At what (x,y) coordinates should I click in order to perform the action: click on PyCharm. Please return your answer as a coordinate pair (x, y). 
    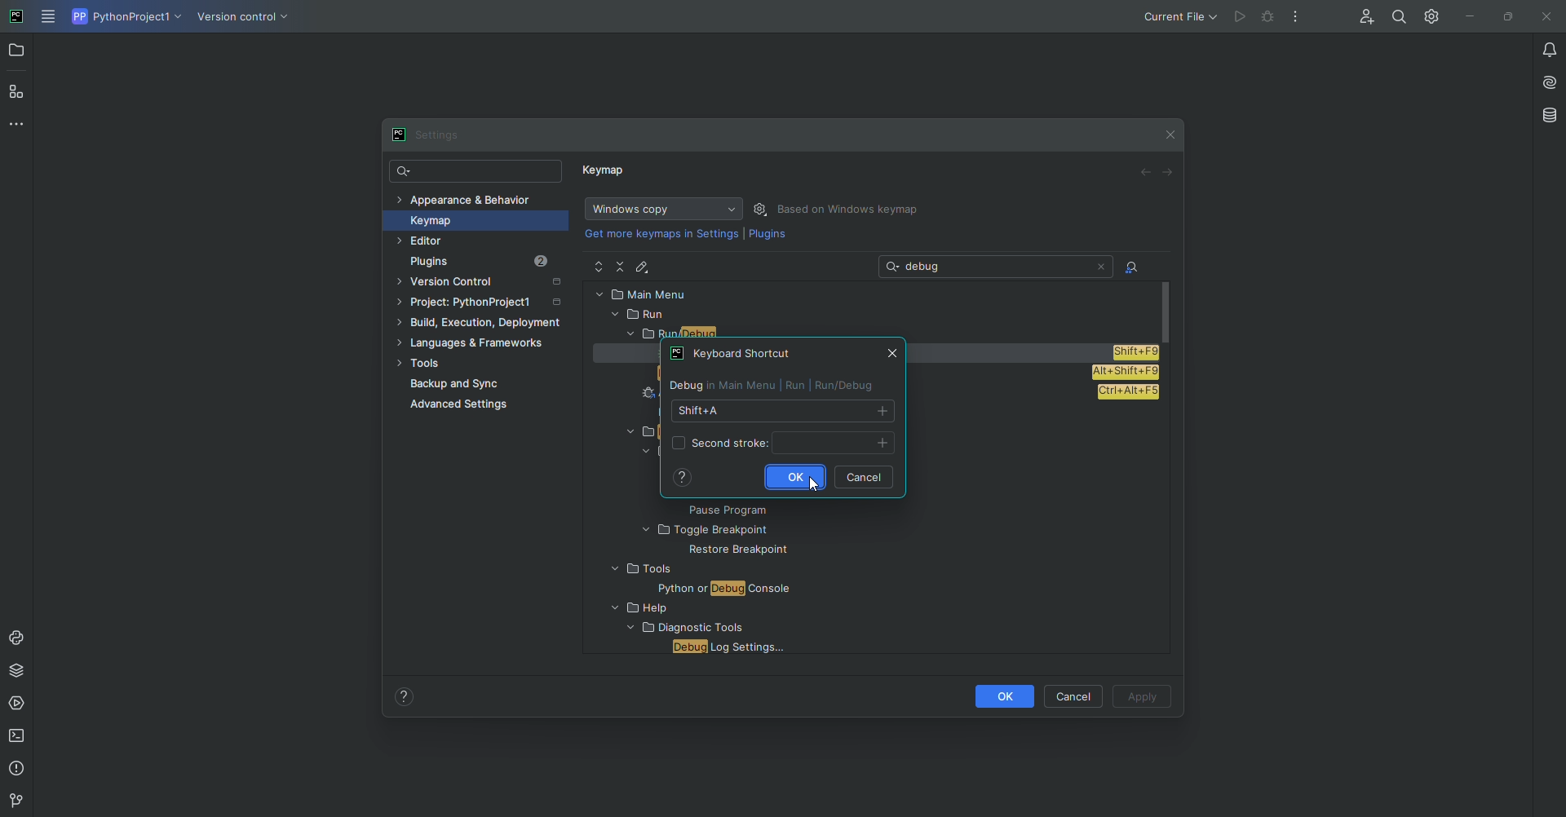
    Looking at the image, I should click on (17, 18).